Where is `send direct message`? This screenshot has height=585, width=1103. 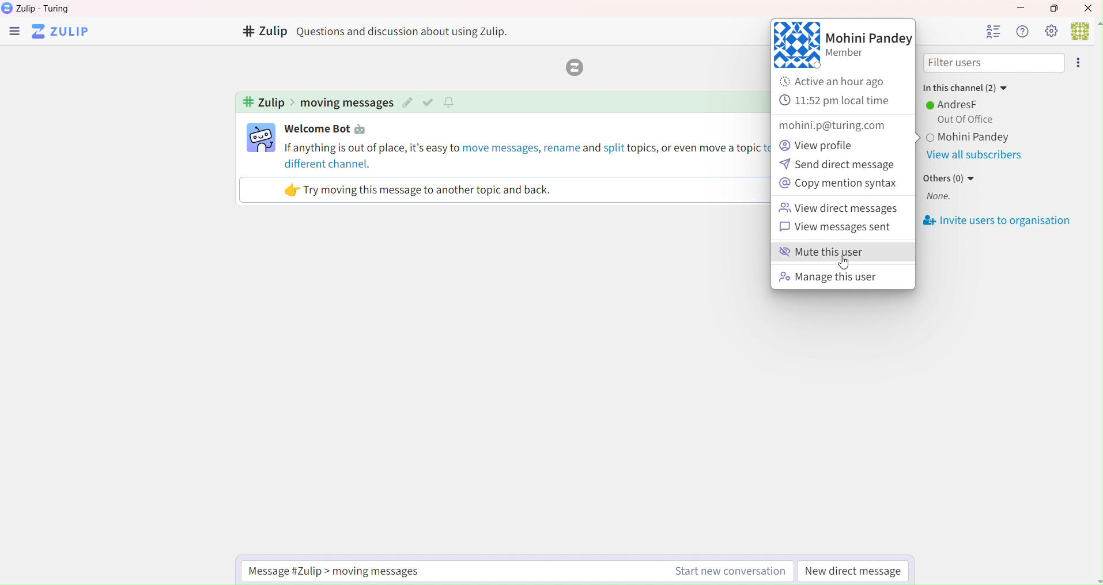 send direct message is located at coordinates (838, 165).